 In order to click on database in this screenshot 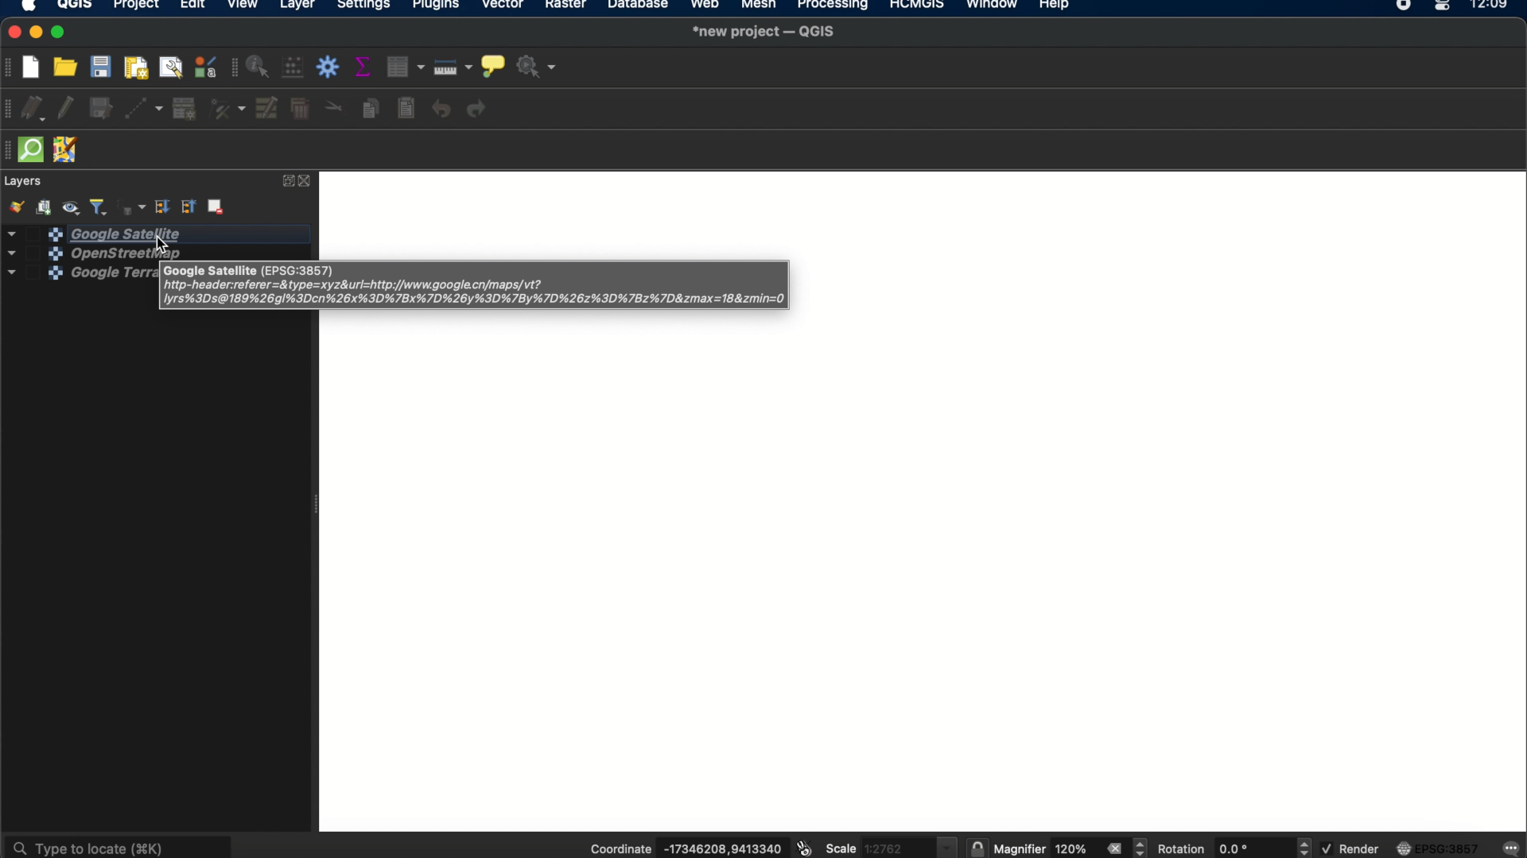, I will do `click(639, 6)`.